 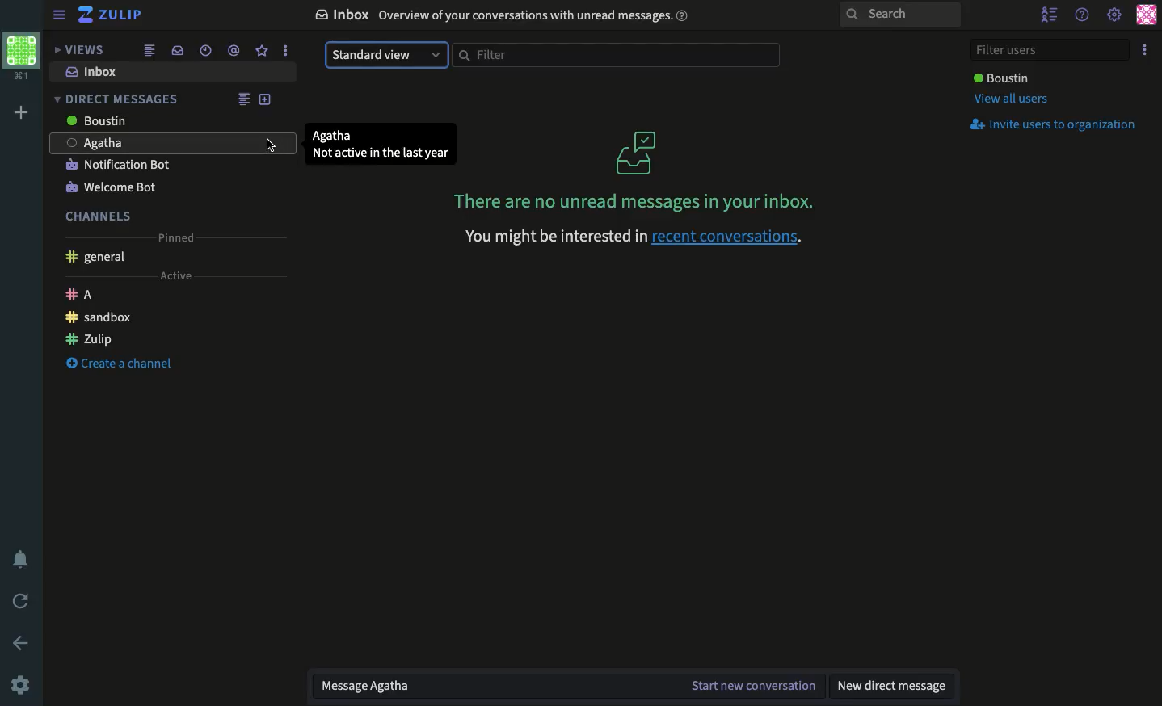 I want to click on Pinned, so click(x=179, y=237).